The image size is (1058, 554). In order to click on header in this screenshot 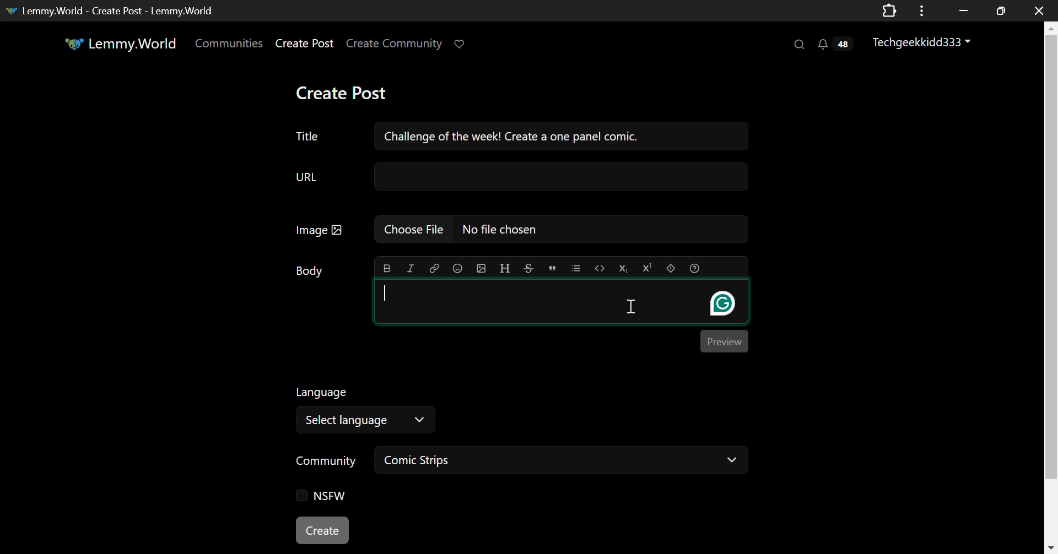, I will do `click(504, 269)`.